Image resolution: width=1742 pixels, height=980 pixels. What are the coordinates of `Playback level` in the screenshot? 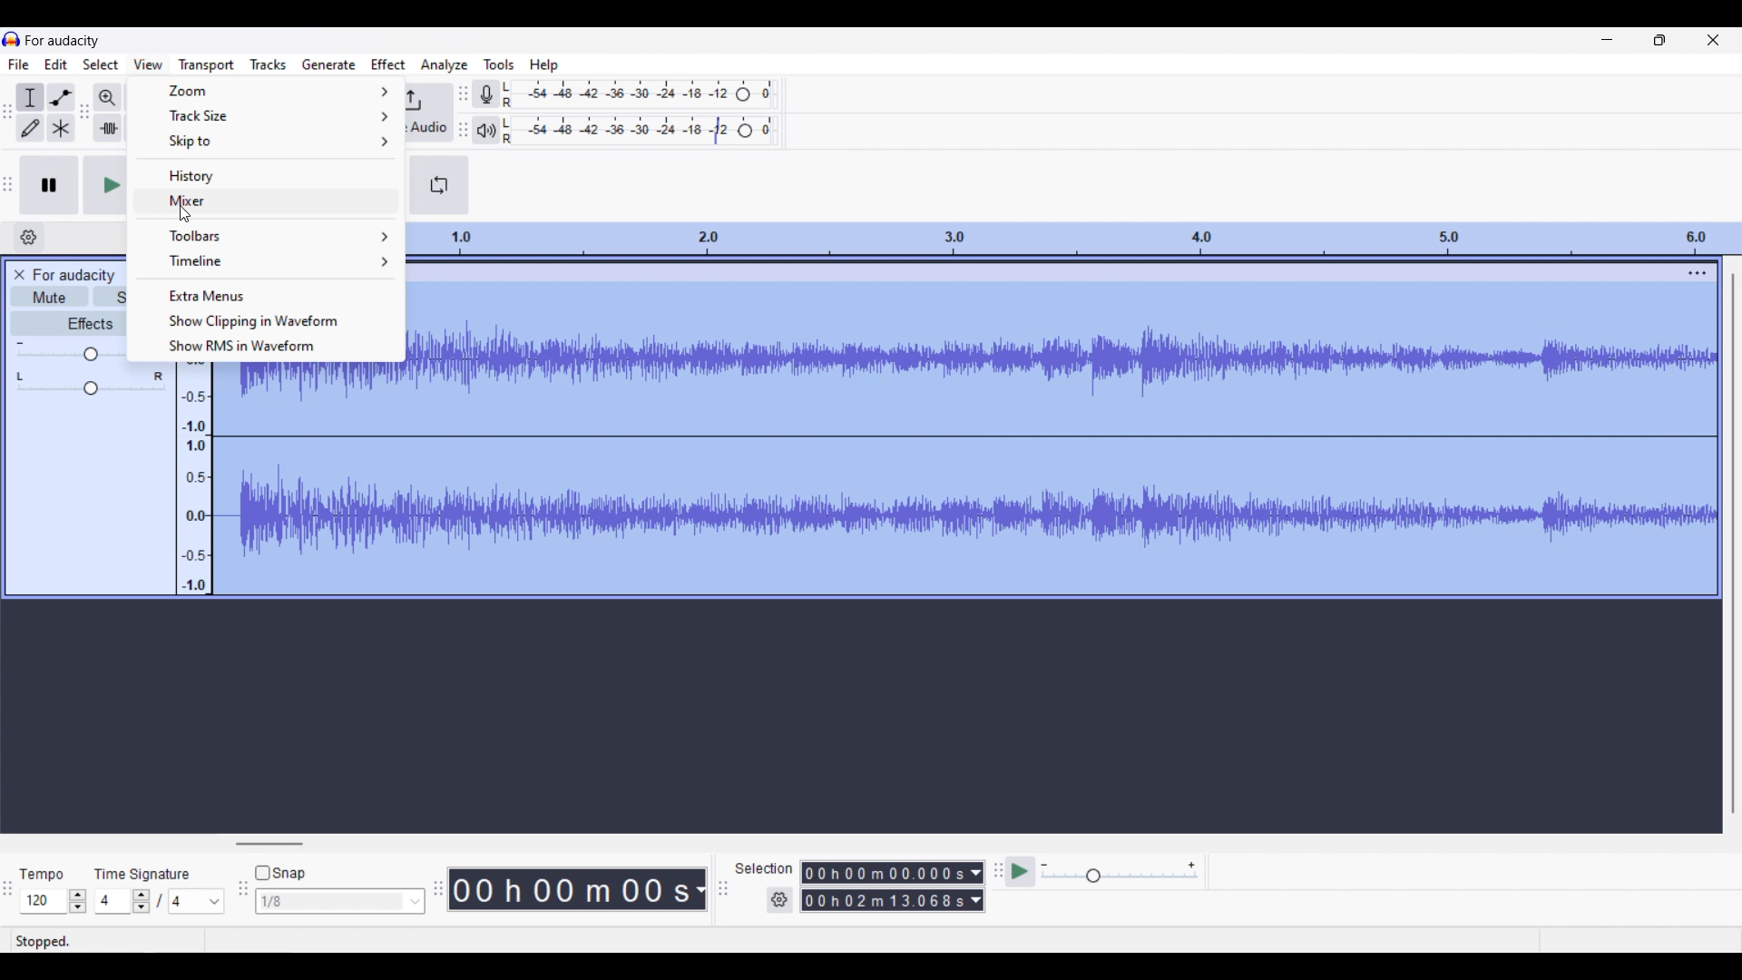 It's located at (640, 131).